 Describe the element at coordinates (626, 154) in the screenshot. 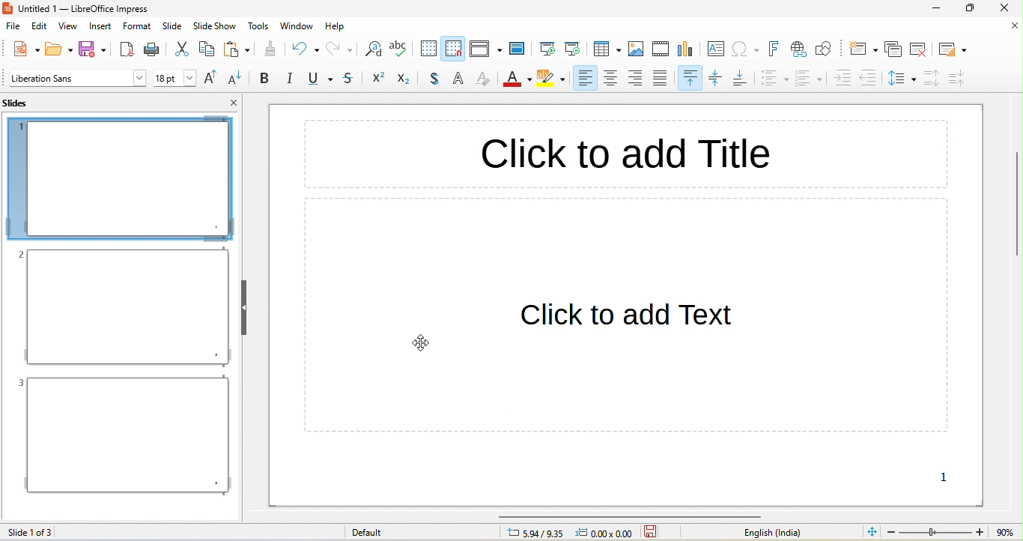

I see `click to add title` at that location.